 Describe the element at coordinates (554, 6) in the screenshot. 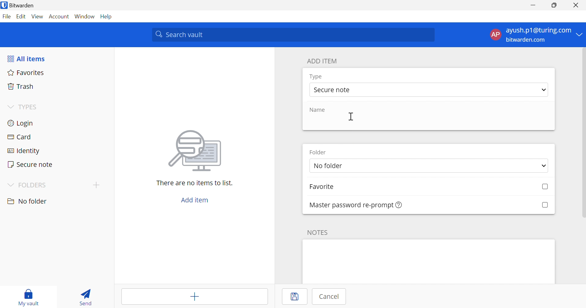

I see `Restore Down` at that location.